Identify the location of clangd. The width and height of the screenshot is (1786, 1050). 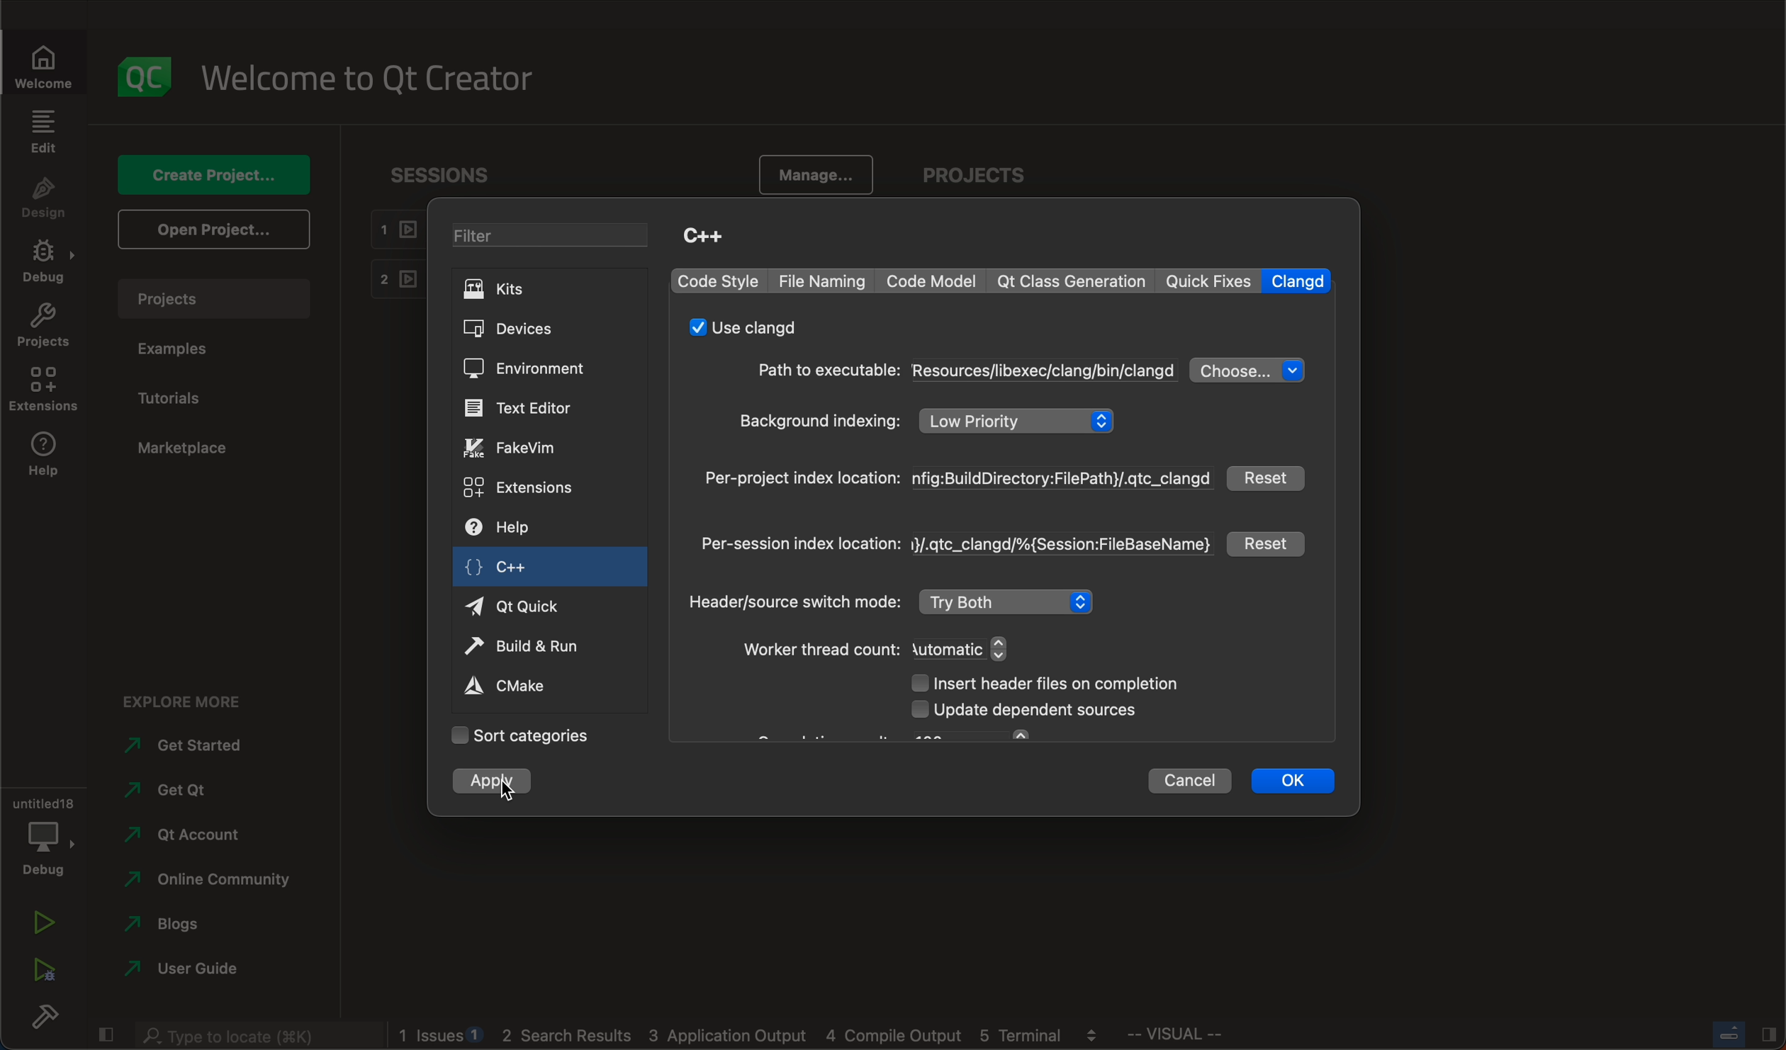
(1298, 280).